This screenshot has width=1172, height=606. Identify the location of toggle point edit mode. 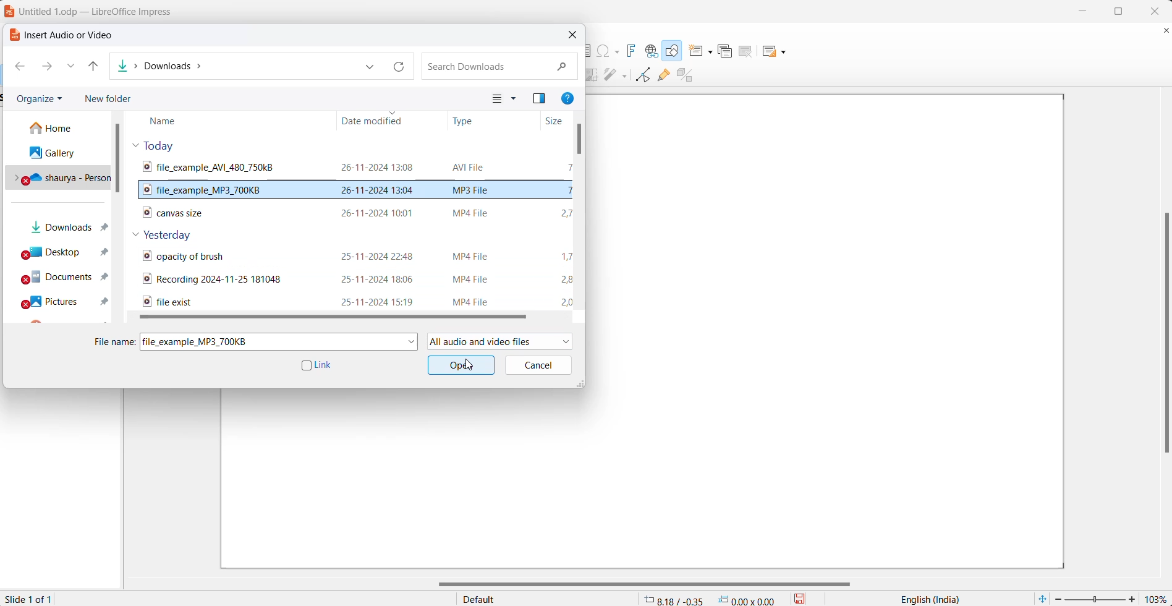
(642, 77).